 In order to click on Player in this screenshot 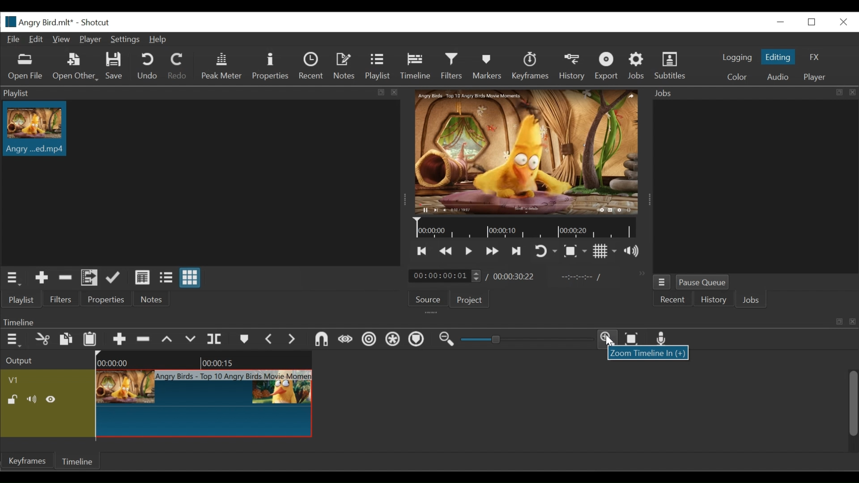, I will do `click(817, 78)`.